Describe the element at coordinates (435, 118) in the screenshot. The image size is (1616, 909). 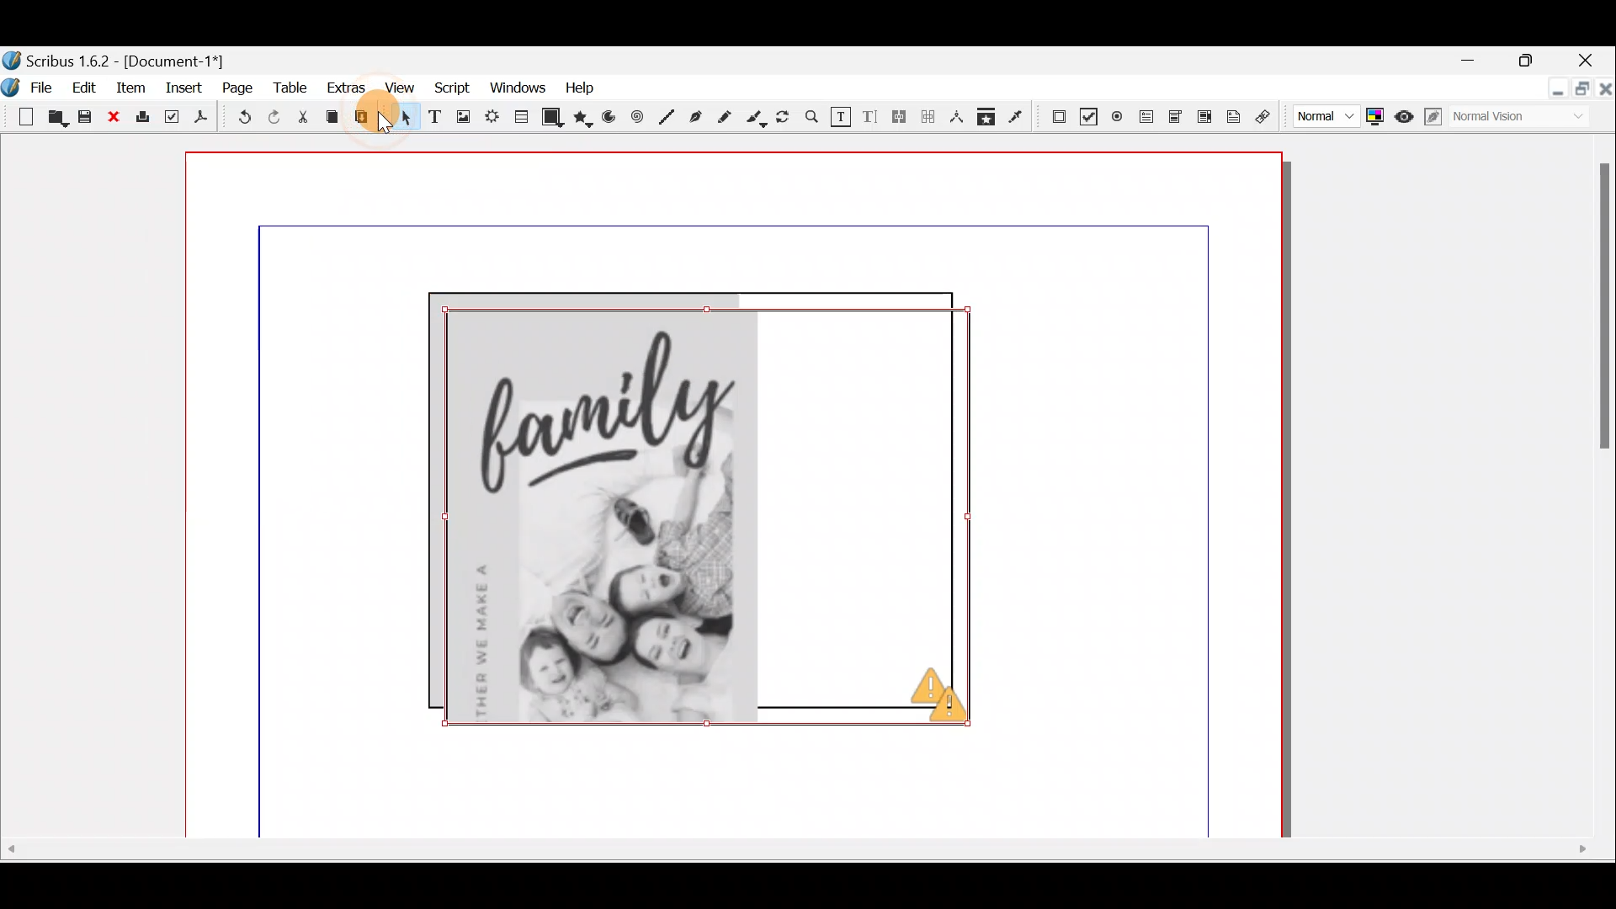
I see `Text frame` at that location.